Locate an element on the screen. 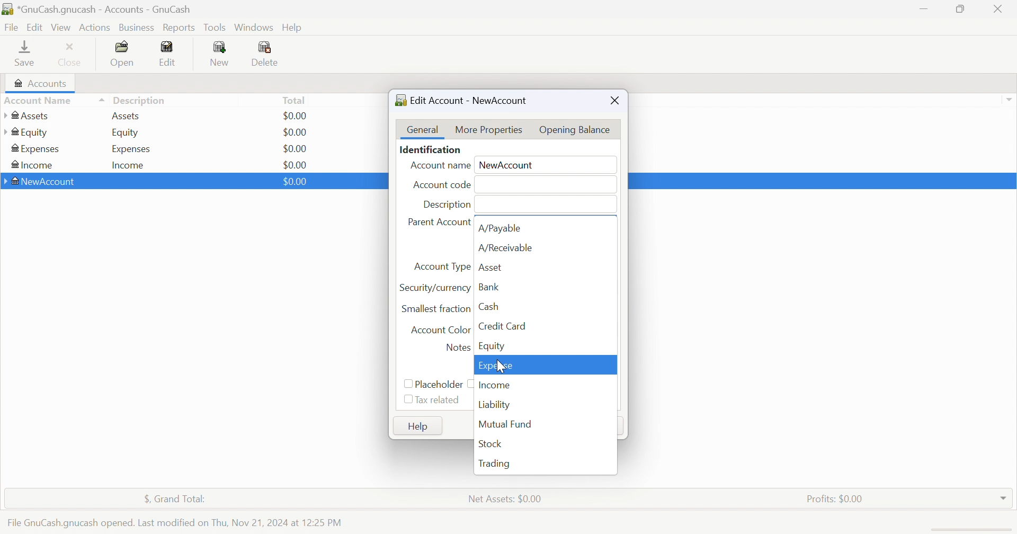 The width and height of the screenshot is (1017, 534). Actions is located at coordinates (95, 28).